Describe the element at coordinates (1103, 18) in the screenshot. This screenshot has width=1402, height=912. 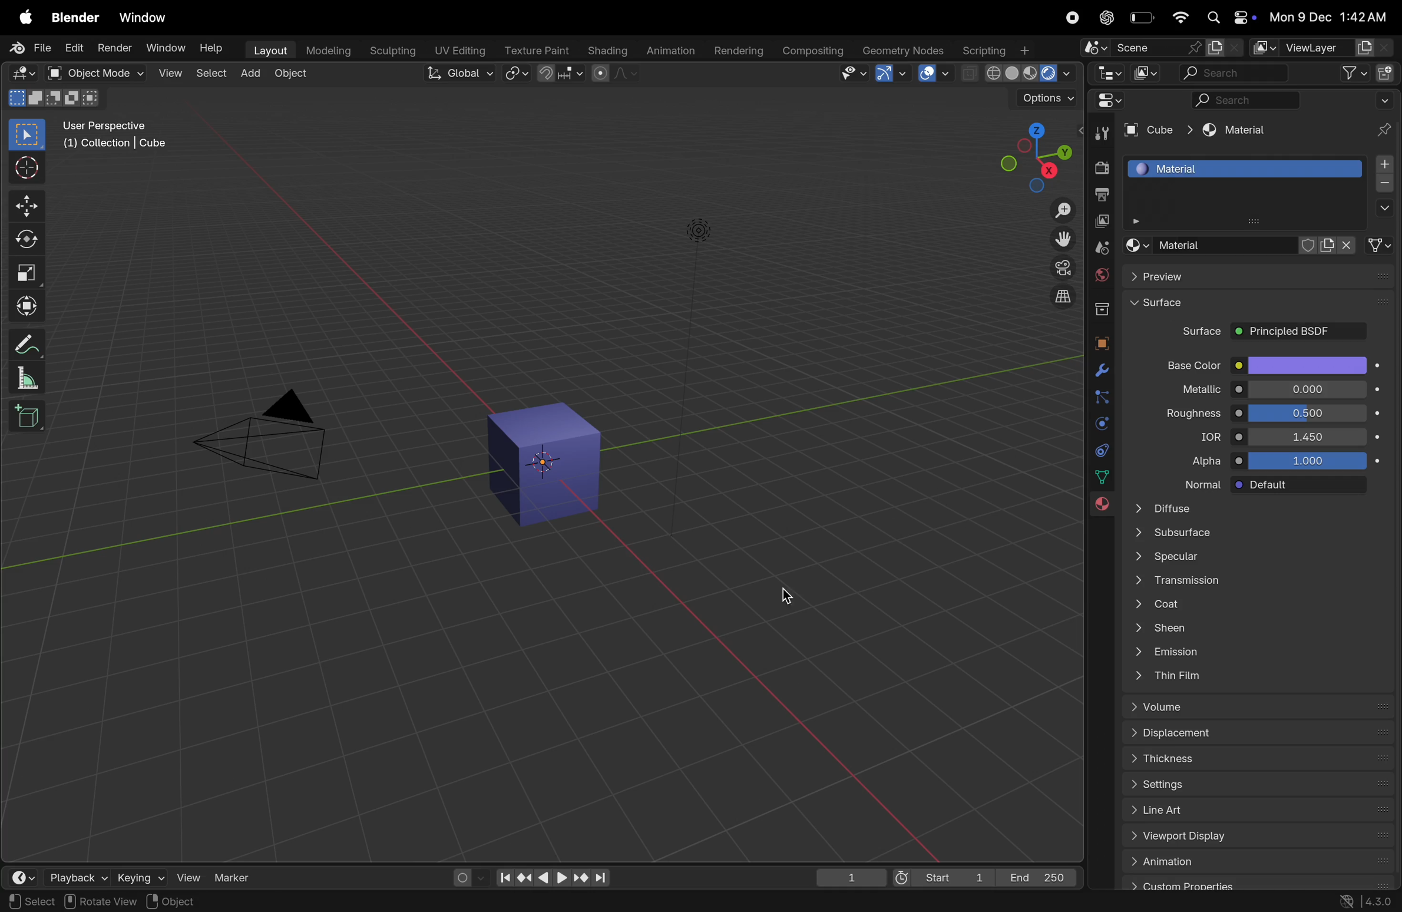
I see `chatgpt` at that location.